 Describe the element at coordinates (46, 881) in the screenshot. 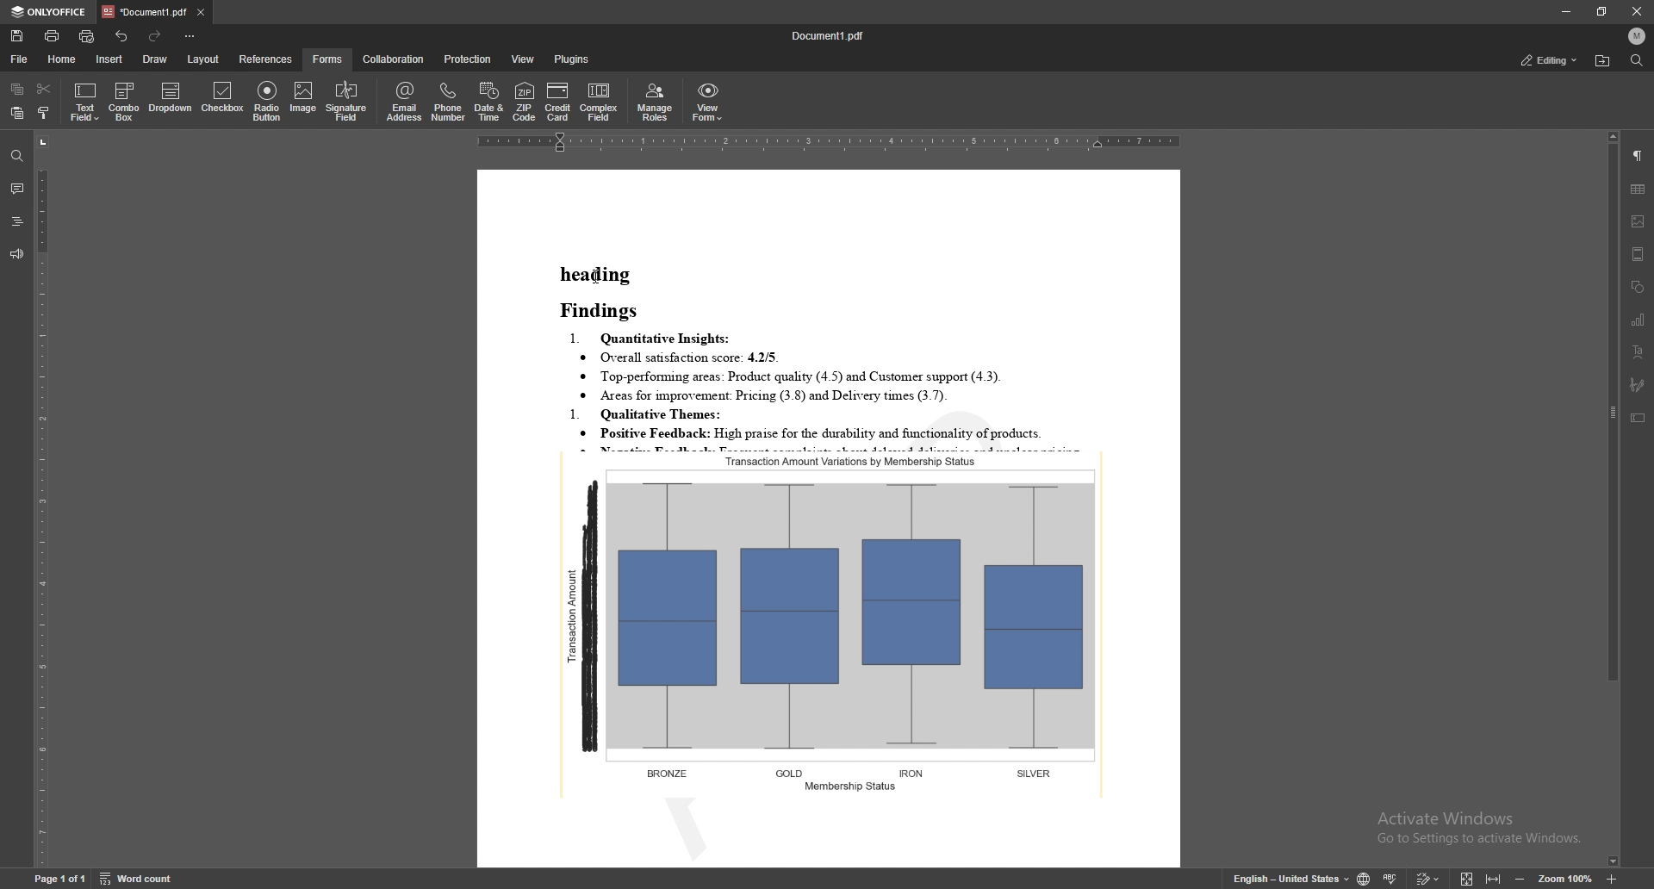

I see `Page 1 of 1` at that location.